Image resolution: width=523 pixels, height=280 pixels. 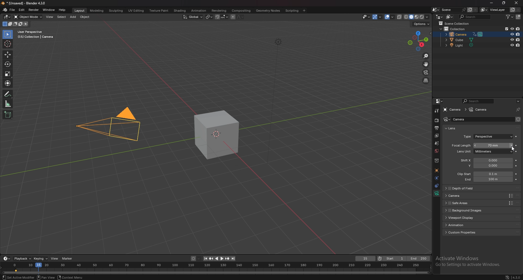 I want to click on add scene, so click(x=469, y=10).